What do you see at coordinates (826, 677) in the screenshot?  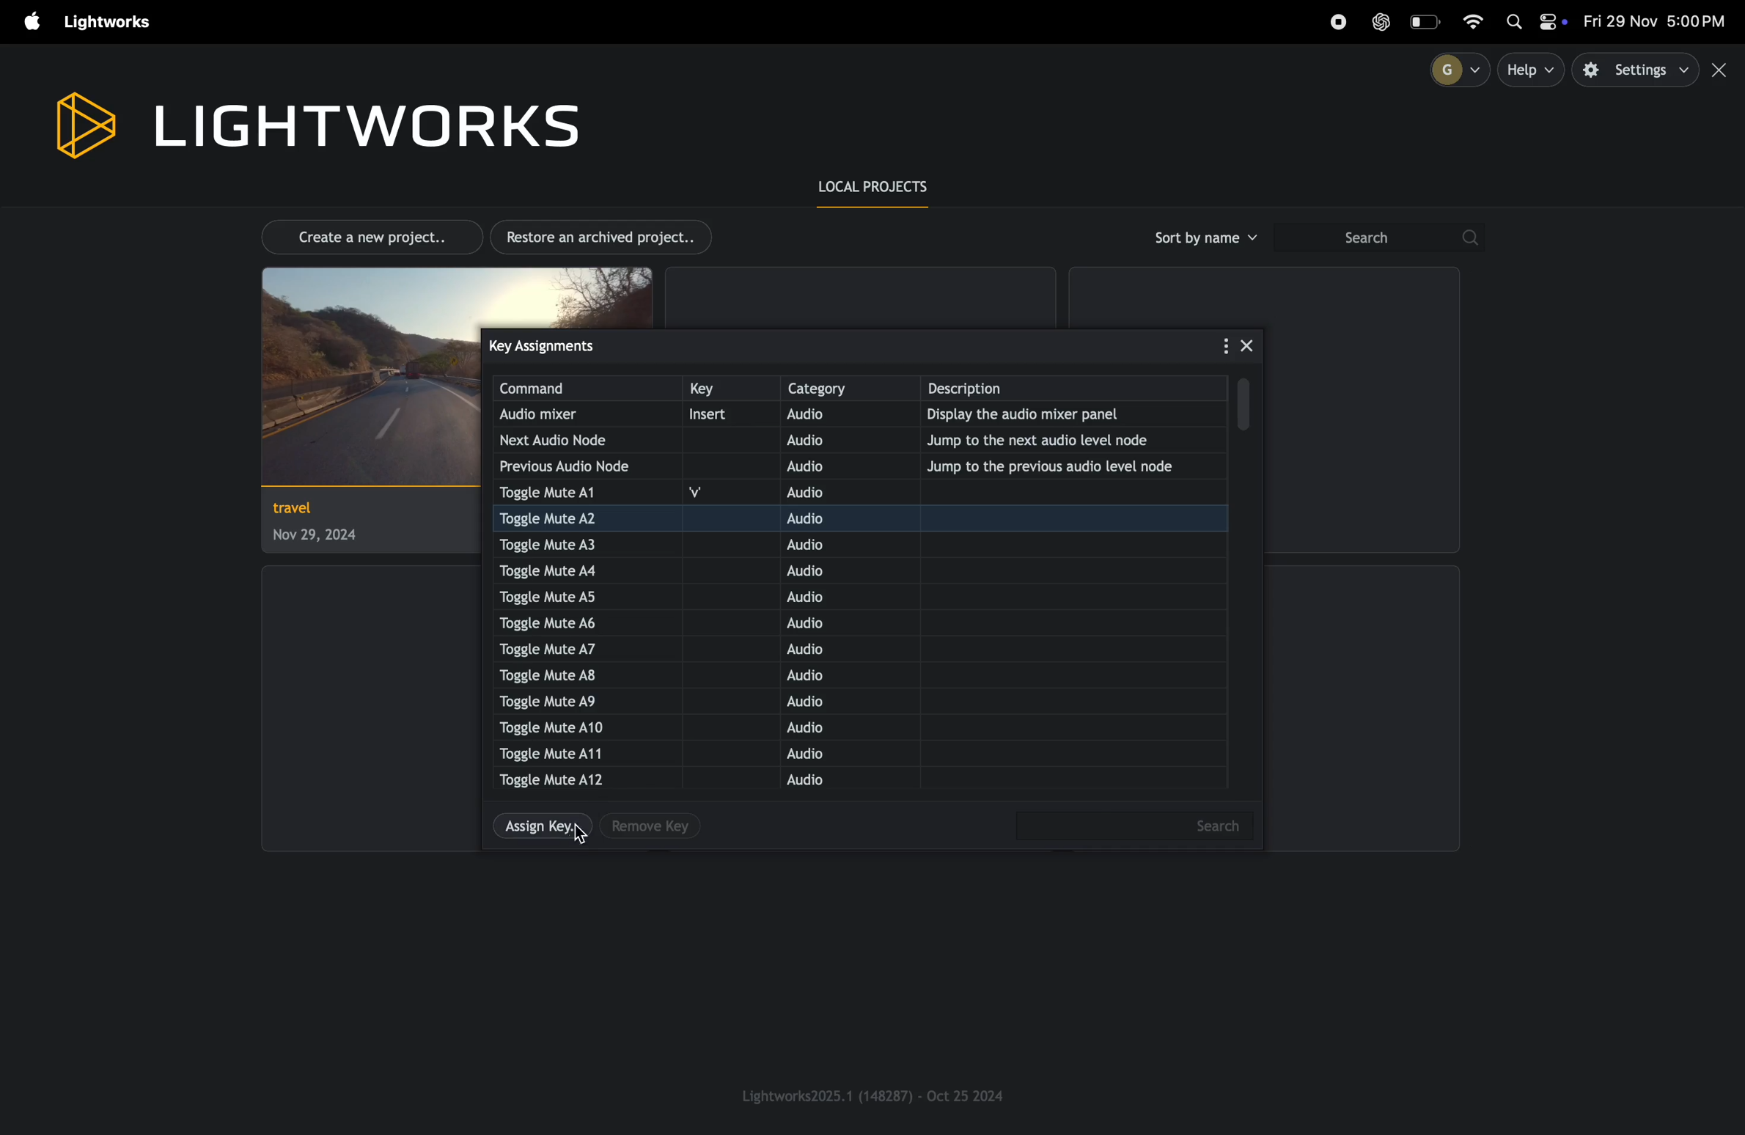 I see `audio` at bounding box center [826, 677].